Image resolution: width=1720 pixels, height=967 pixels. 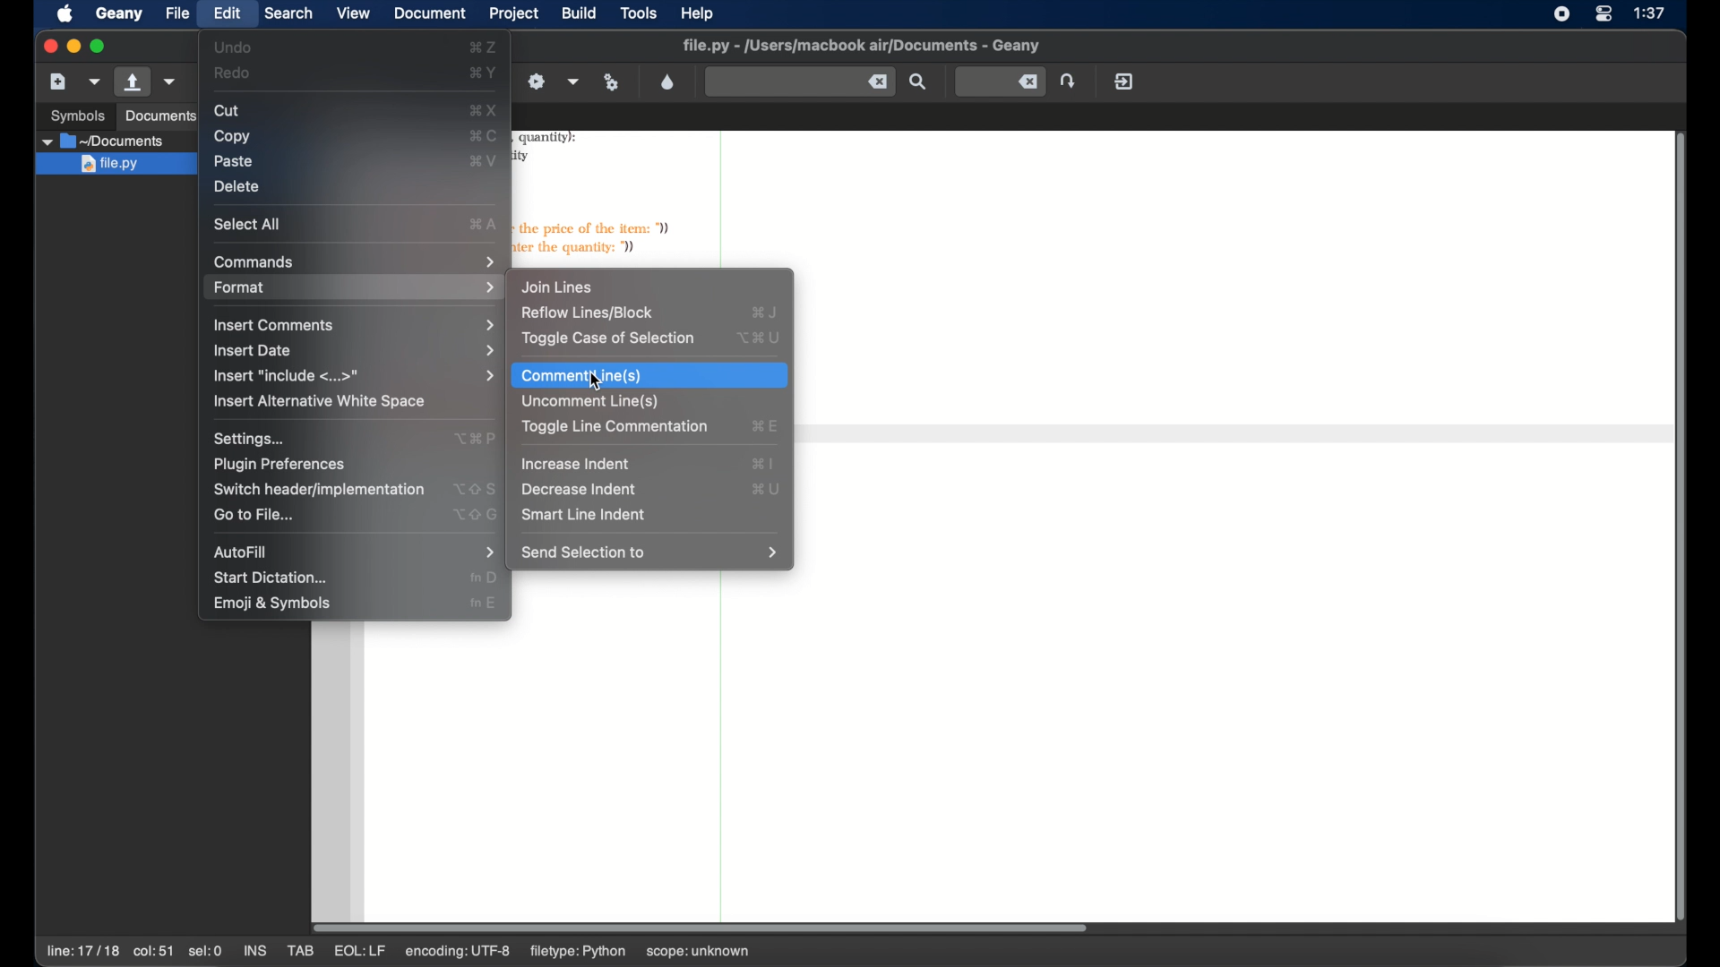 I want to click on copy shortcut, so click(x=483, y=135).